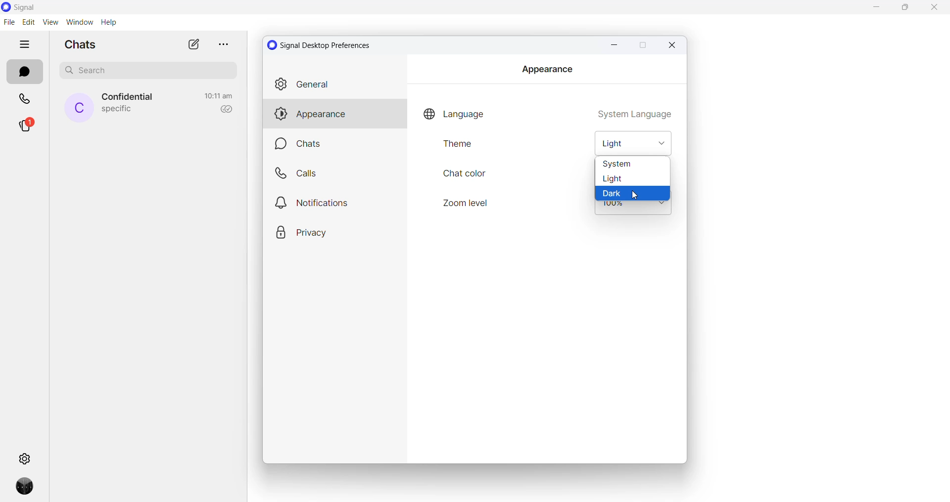 The width and height of the screenshot is (950, 502). I want to click on window, so click(79, 22).